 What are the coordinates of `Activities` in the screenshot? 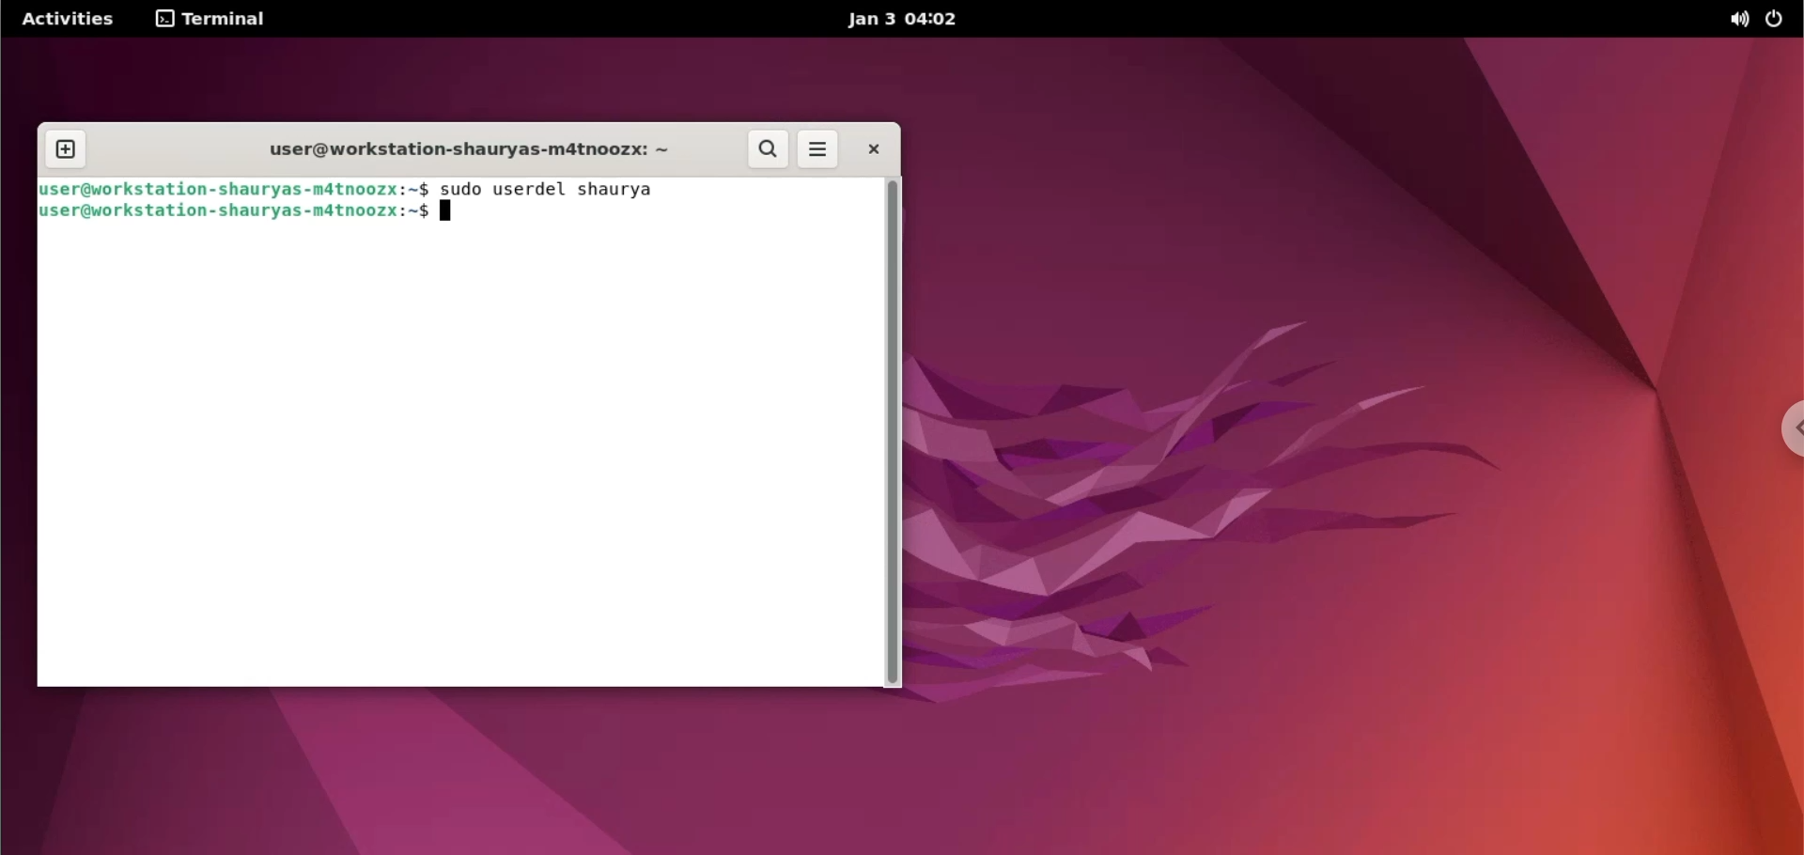 It's located at (66, 20).